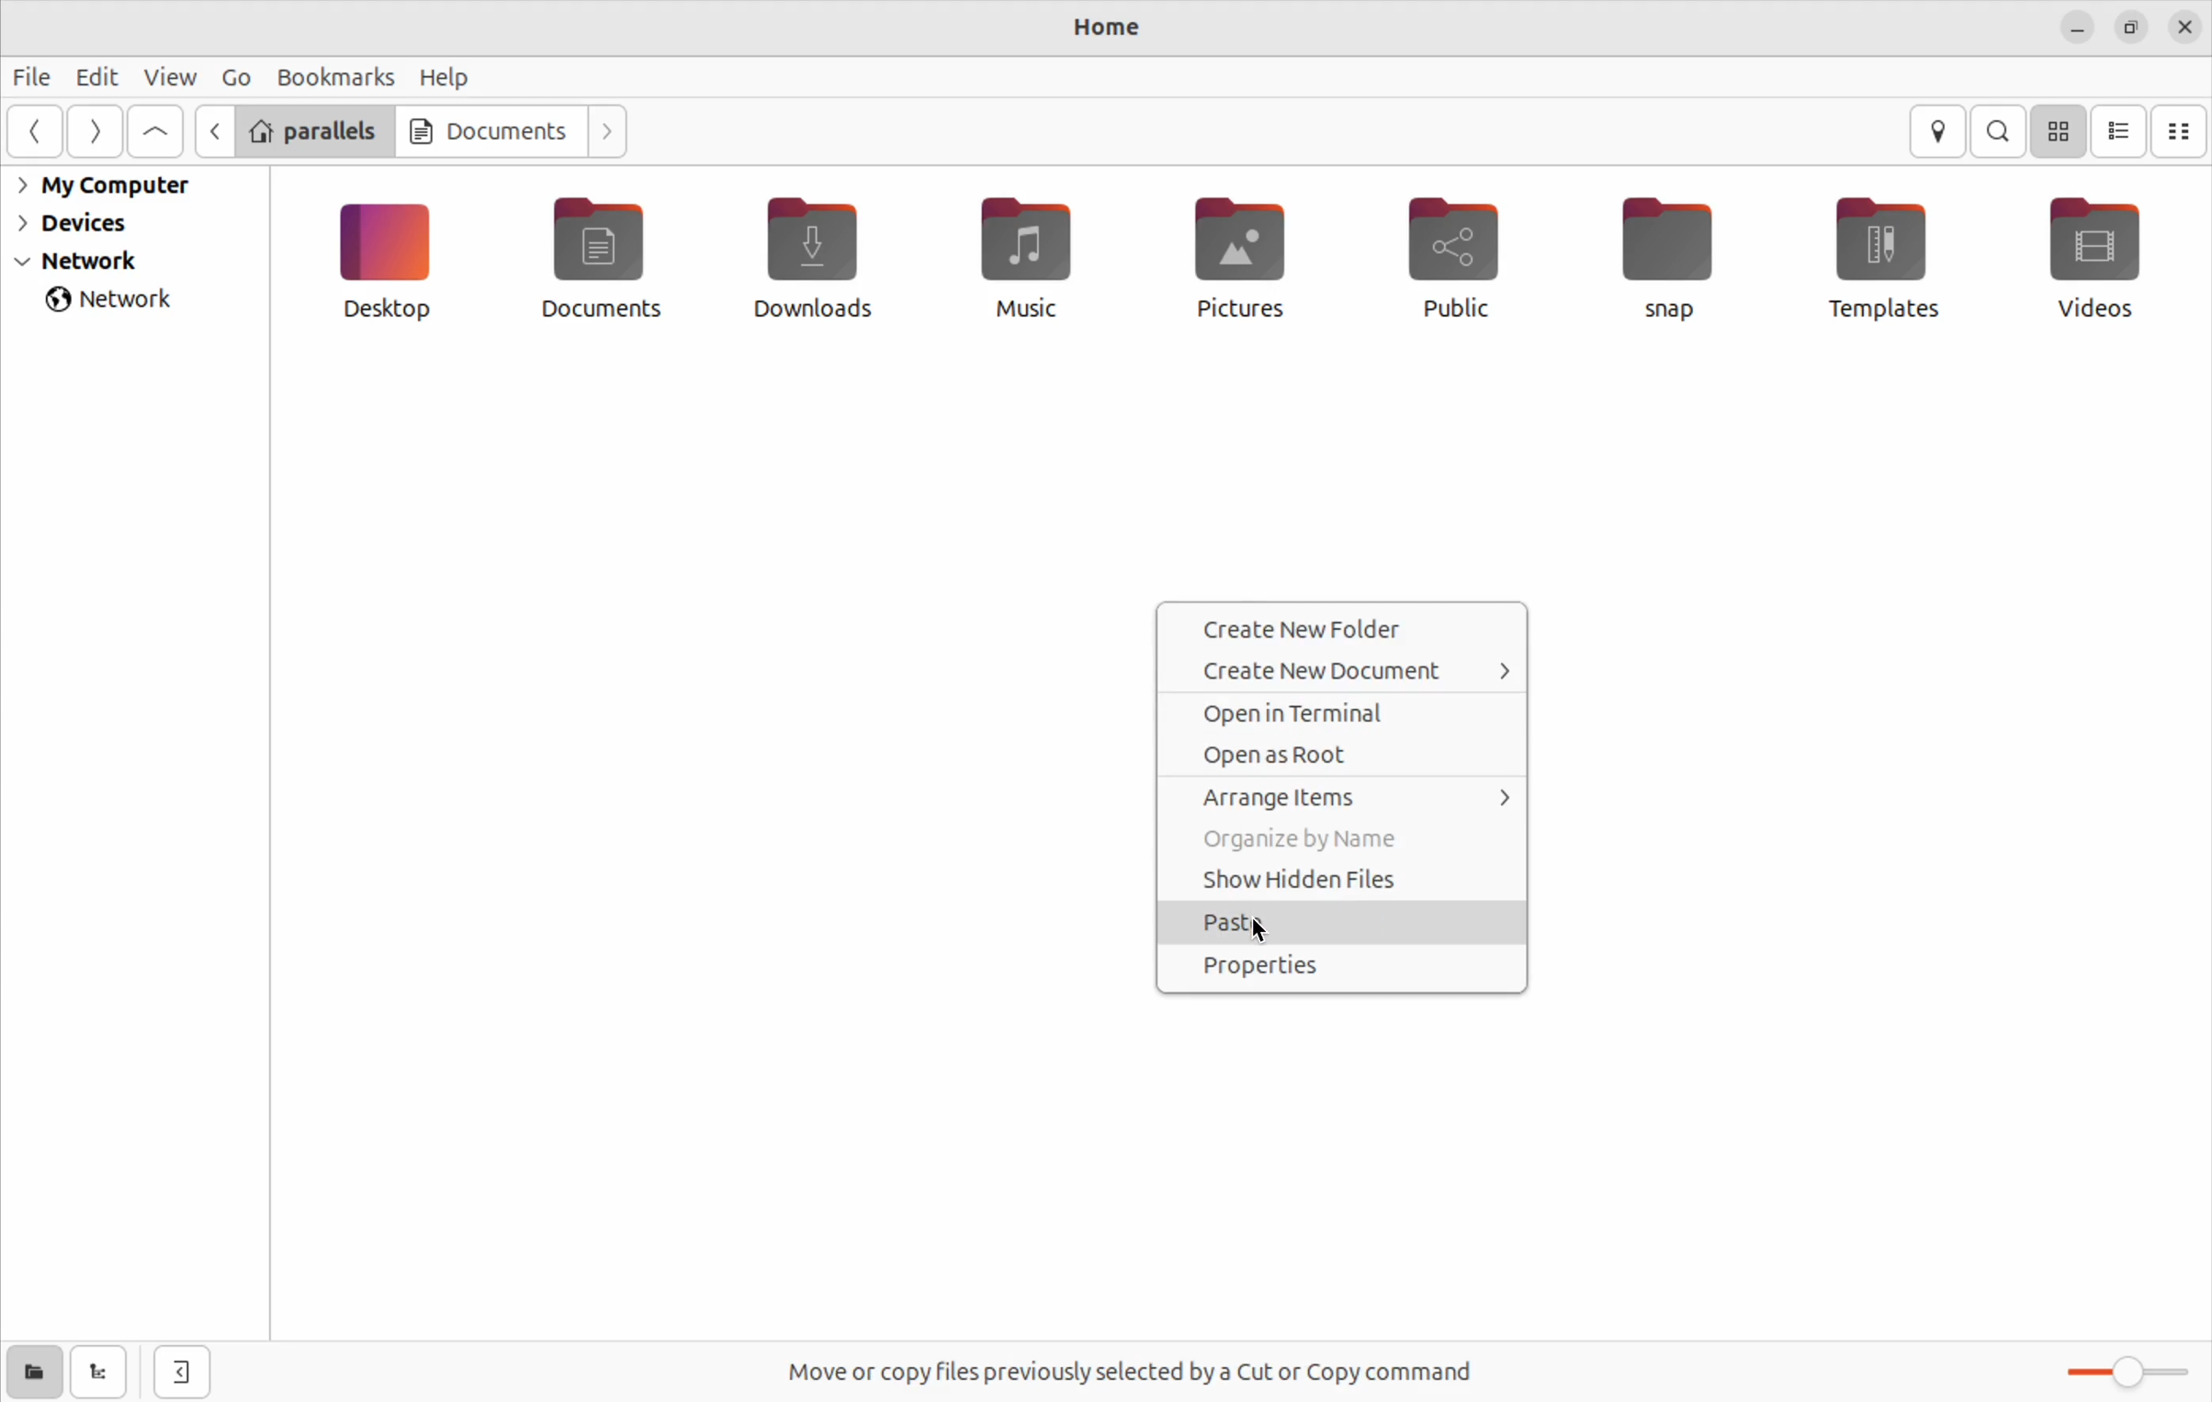  What do you see at coordinates (2061, 131) in the screenshot?
I see `icon view` at bounding box center [2061, 131].